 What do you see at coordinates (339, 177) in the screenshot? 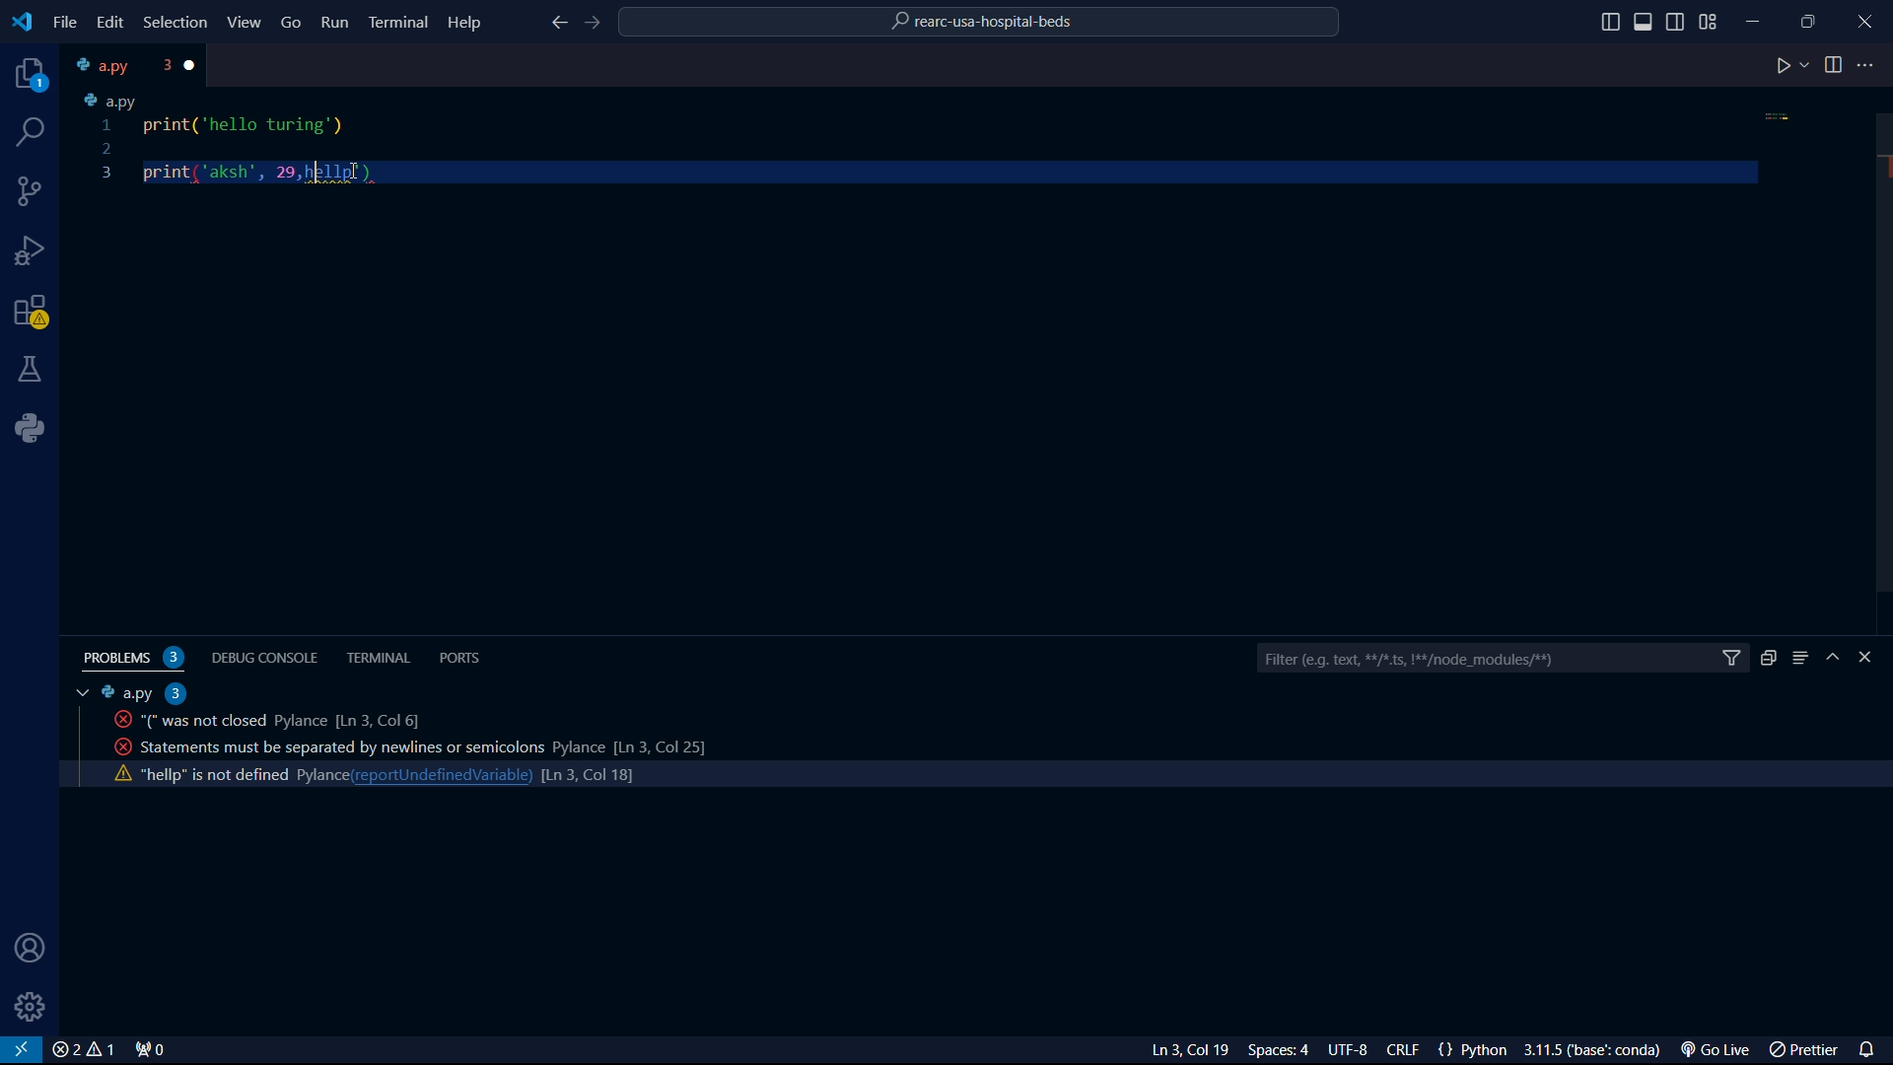
I see `cursor` at bounding box center [339, 177].